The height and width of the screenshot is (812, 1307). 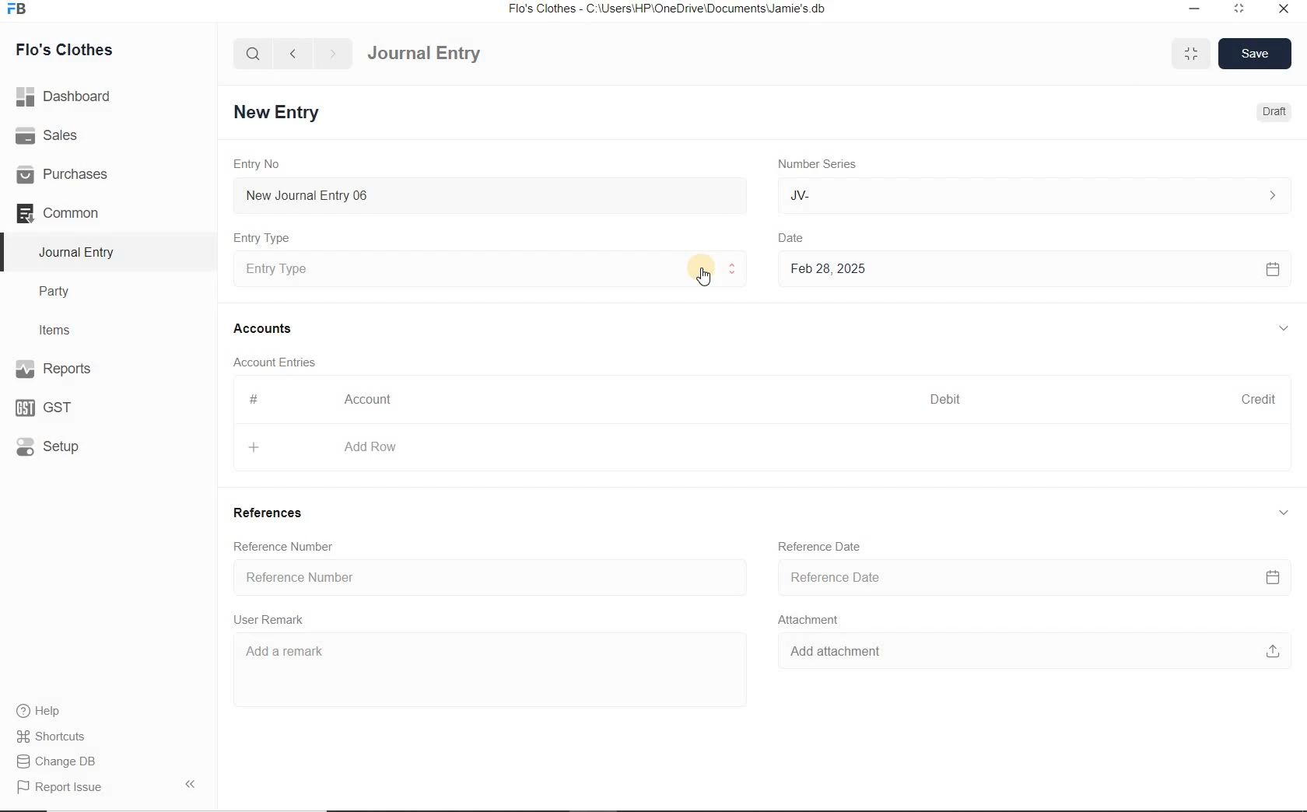 What do you see at coordinates (58, 760) in the screenshot?
I see `Change DB` at bounding box center [58, 760].